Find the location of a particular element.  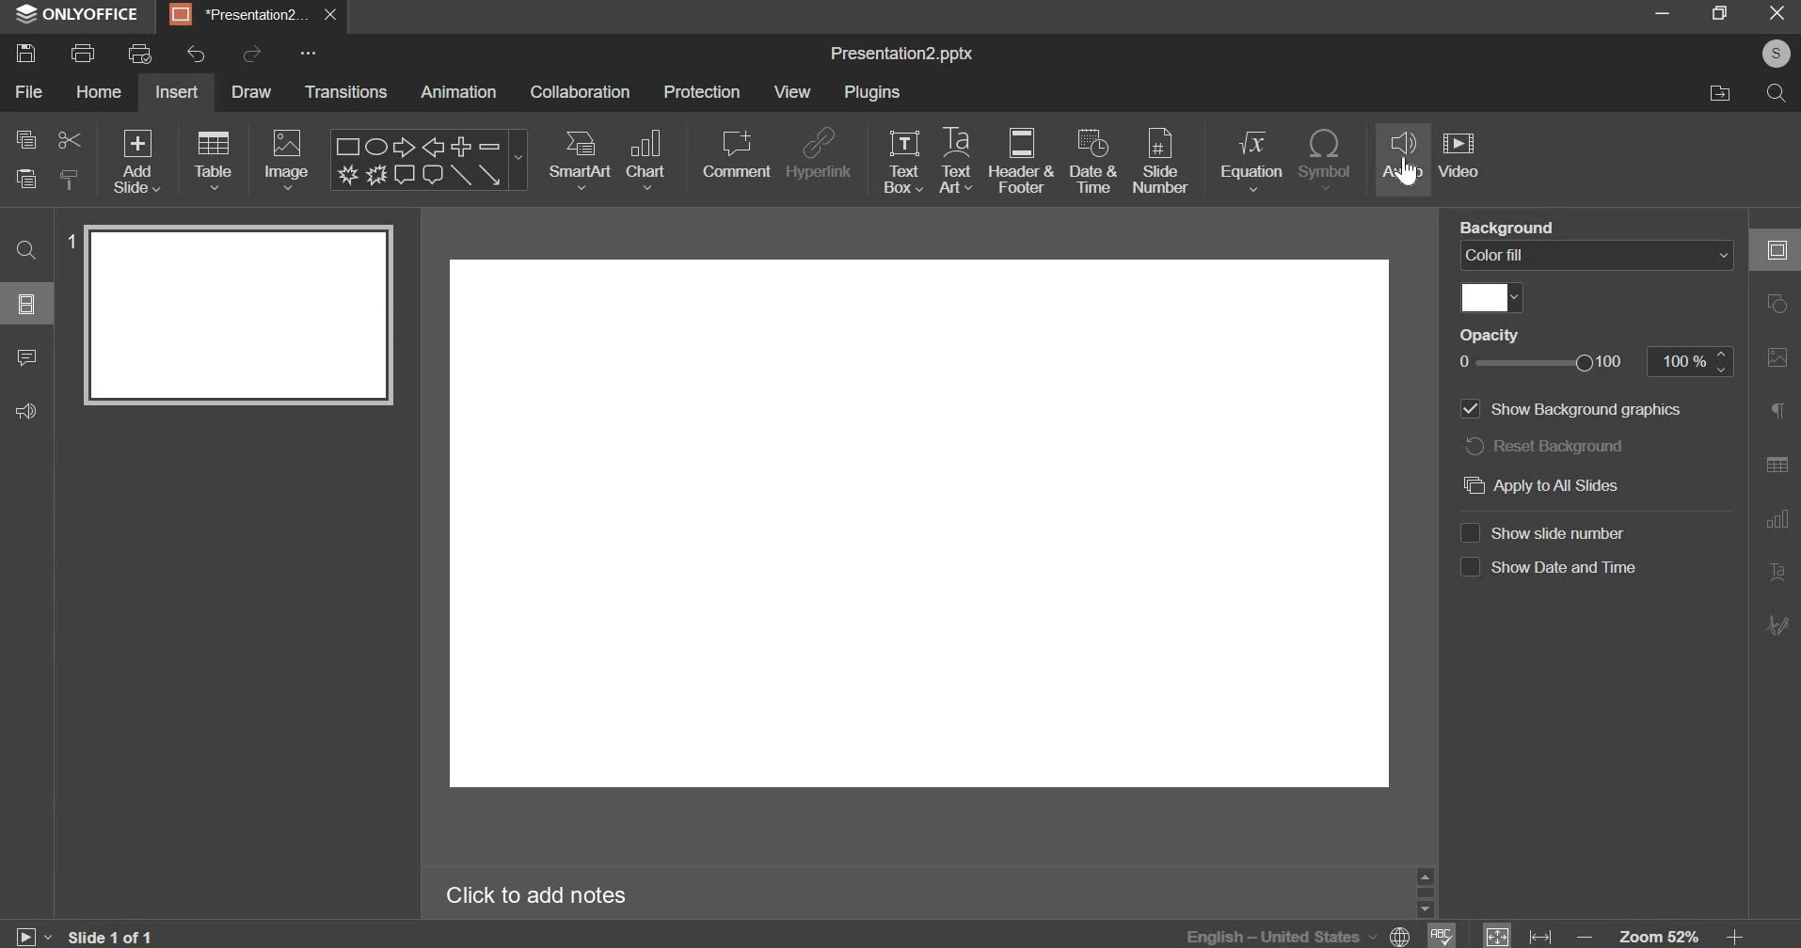

insert symbol is located at coordinates (1328, 159).